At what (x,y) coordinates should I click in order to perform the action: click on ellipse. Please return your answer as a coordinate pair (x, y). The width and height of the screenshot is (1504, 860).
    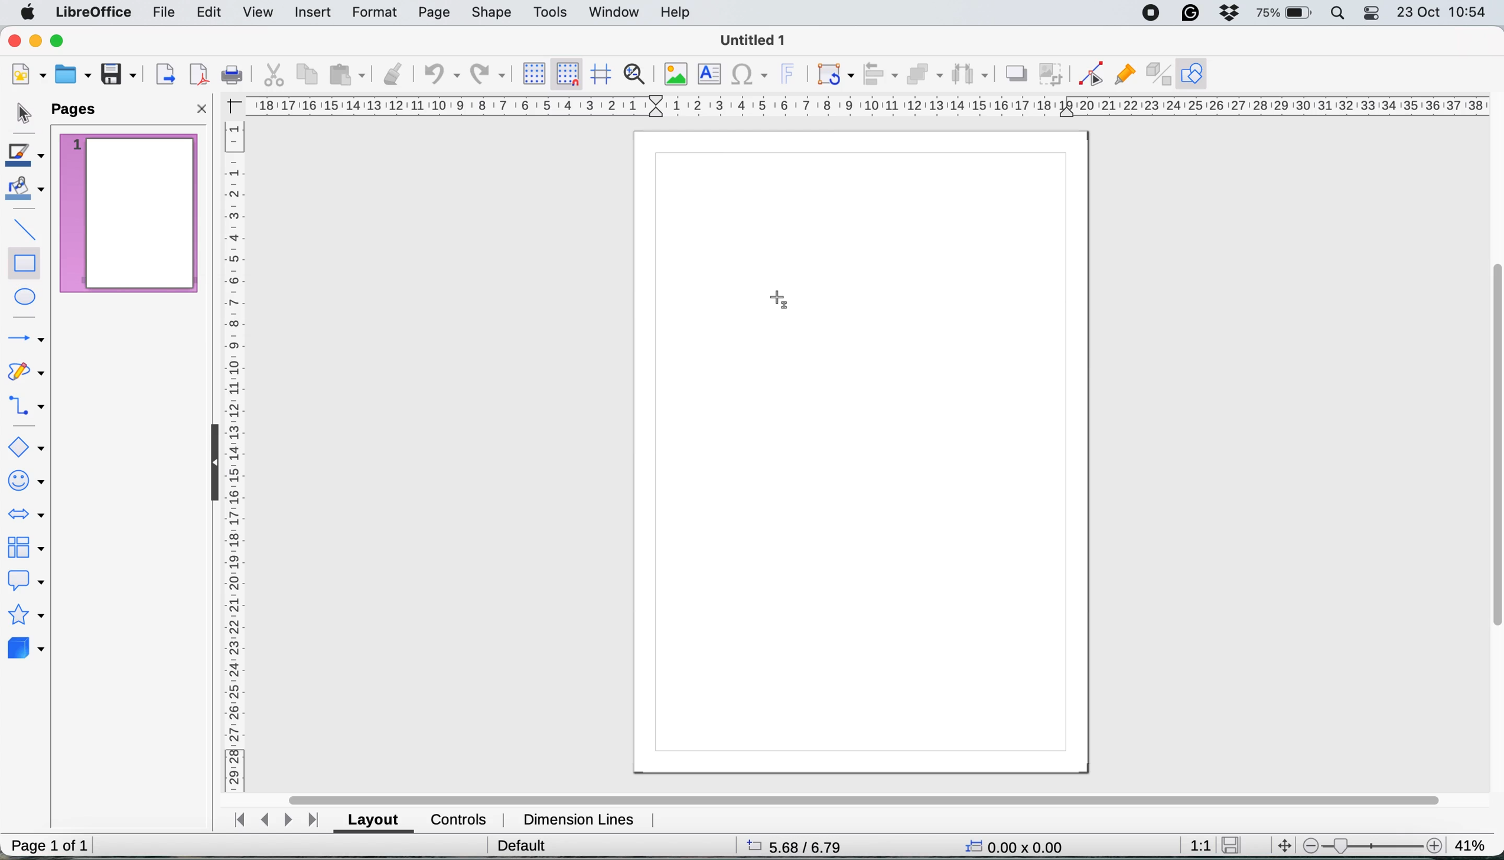
    Looking at the image, I should click on (28, 295).